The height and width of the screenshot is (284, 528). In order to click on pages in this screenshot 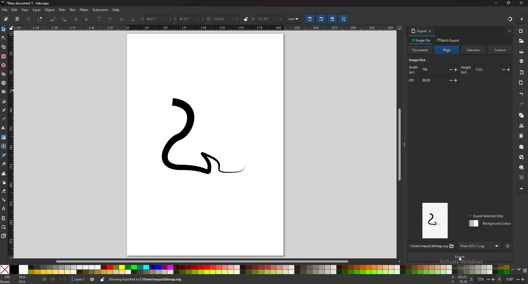, I will do `click(4, 236)`.